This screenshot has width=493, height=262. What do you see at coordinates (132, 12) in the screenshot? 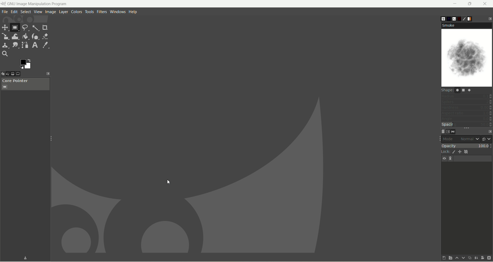
I see `help` at bounding box center [132, 12].